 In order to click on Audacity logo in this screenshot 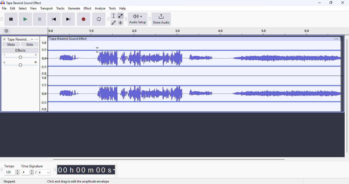, I will do `click(3, 3)`.